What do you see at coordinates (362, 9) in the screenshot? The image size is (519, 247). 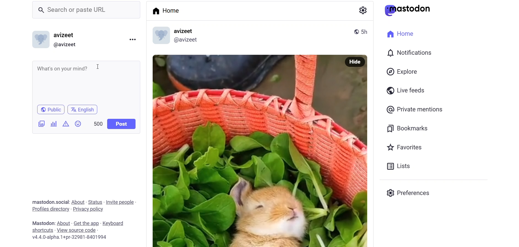 I see `setting` at bounding box center [362, 9].